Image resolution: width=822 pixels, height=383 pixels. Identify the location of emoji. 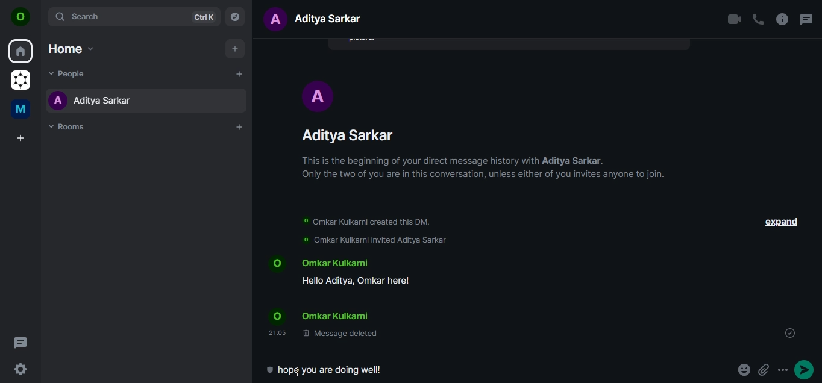
(745, 369).